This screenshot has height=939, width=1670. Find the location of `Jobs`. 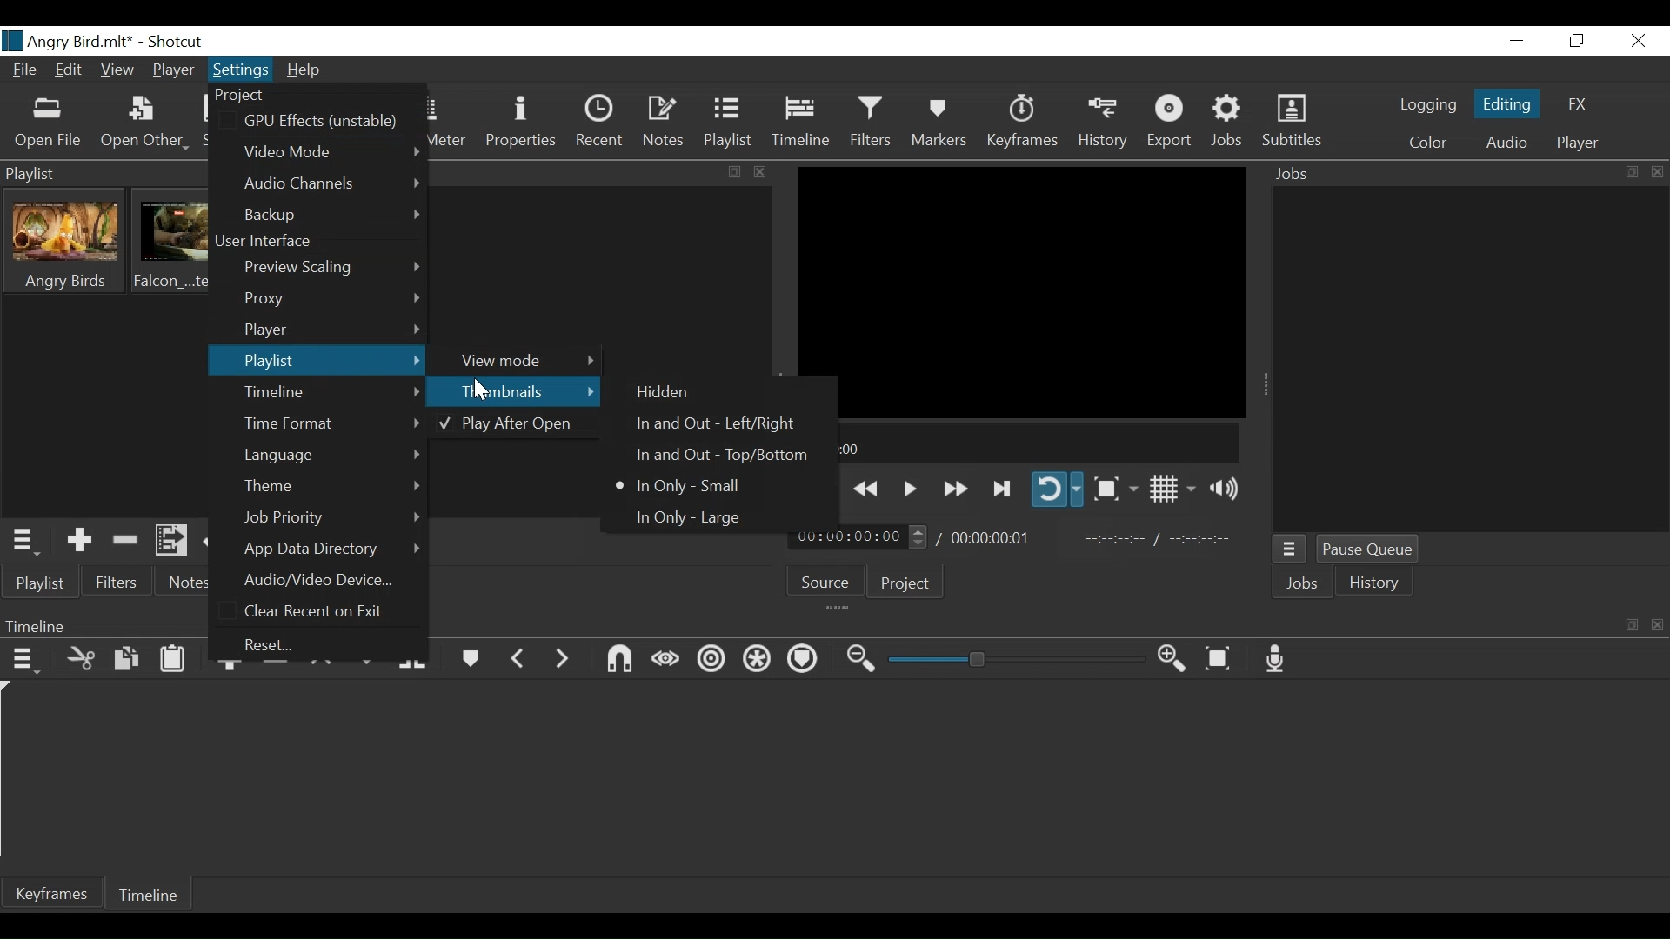

Jobs is located at coordinates (1303, 583).